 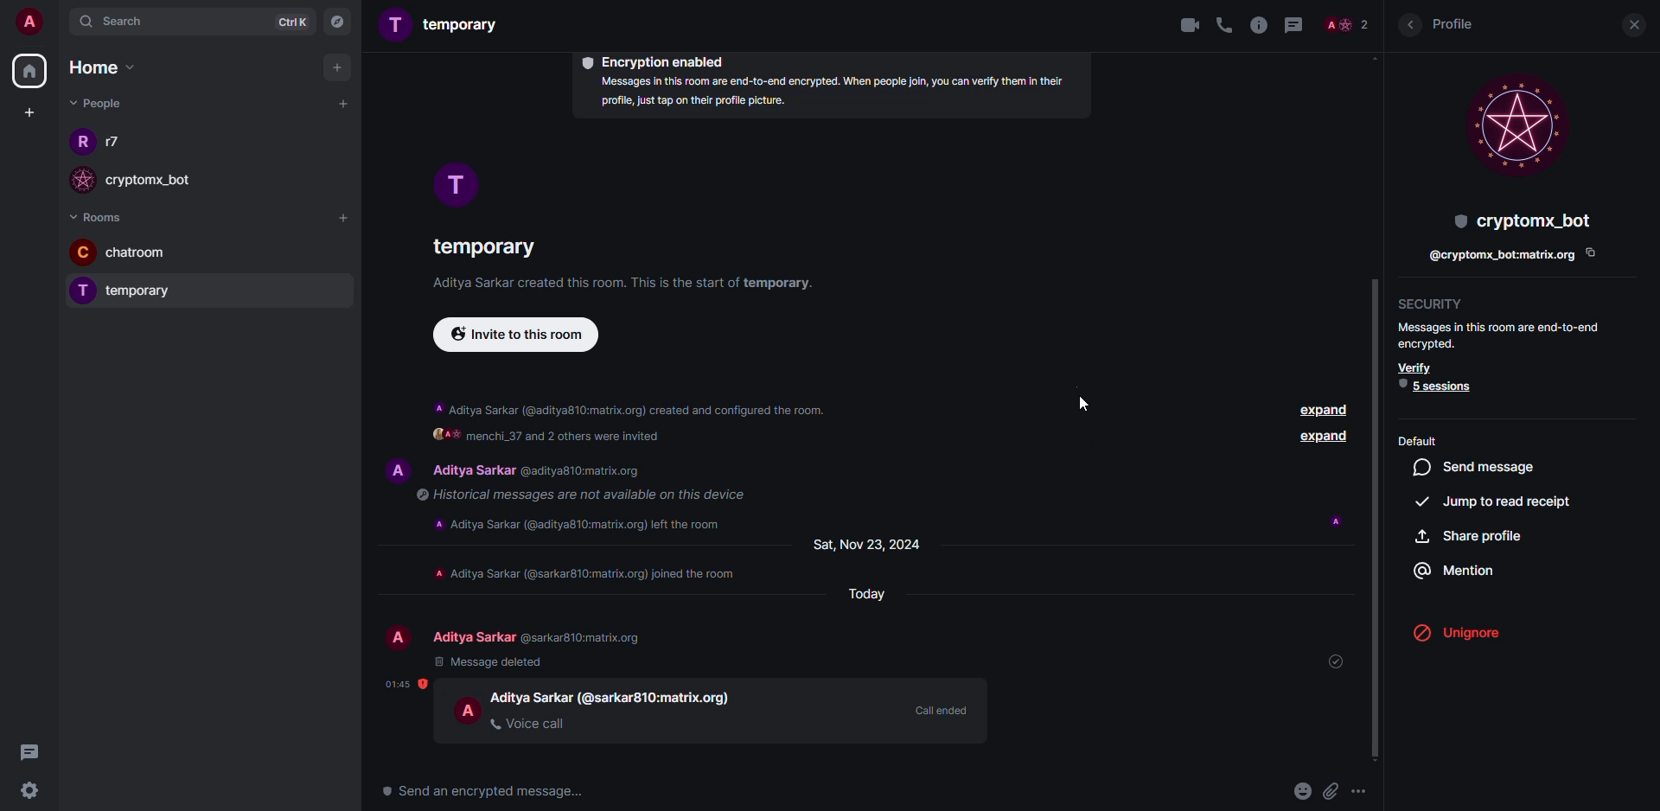 What do you see at coordinates (576, 495) in the screenshot?
I see `info` at bounding box center [576, 495].